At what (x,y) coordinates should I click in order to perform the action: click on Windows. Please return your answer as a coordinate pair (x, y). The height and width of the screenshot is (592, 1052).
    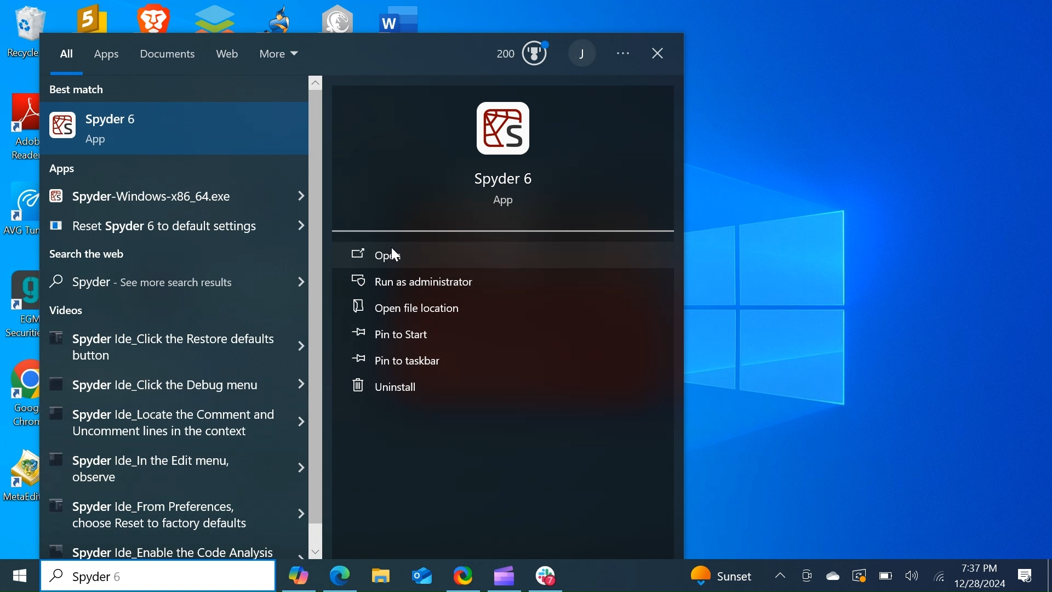
    Looking at the image, I should click on (18, 578).